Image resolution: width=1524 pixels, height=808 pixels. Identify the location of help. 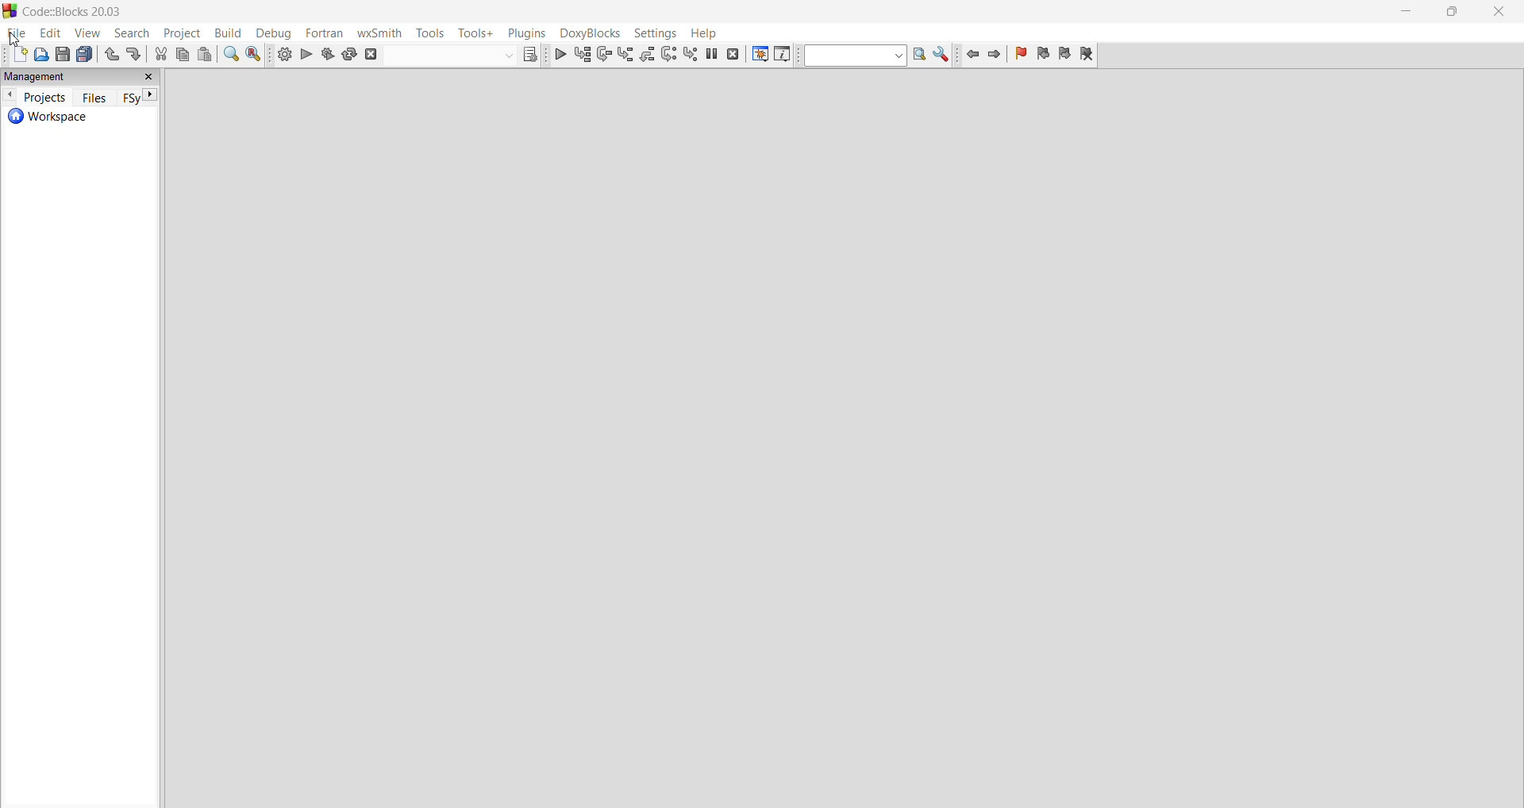
(702, 32).